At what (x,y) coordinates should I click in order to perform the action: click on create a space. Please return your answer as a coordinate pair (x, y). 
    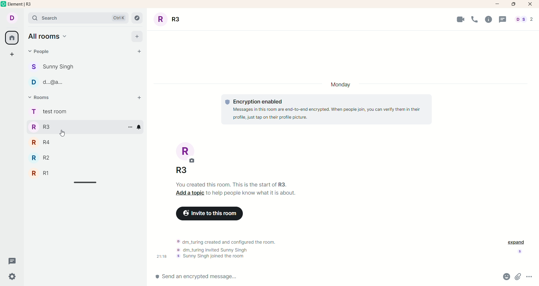
    Looking at the image, I should click on (13, 56).